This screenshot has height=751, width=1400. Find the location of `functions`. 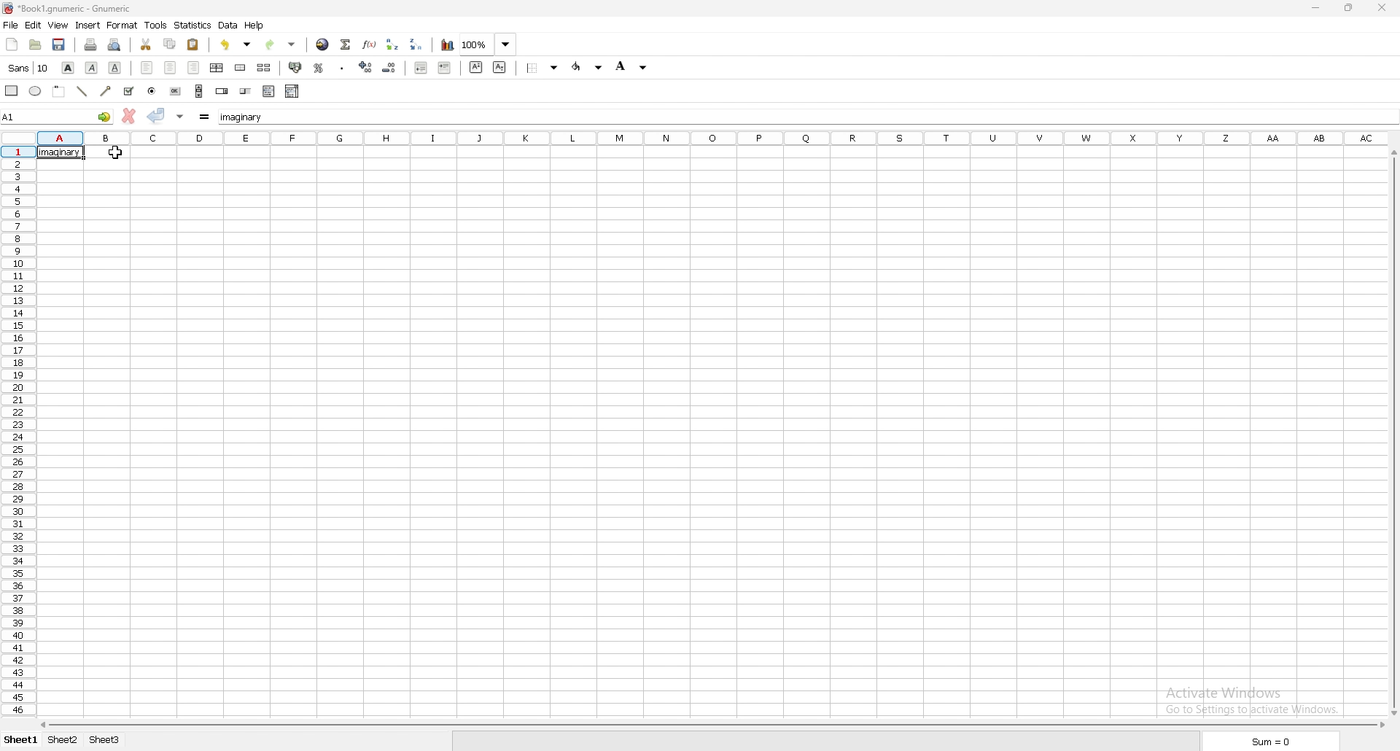

functions is located at coordinates (369, 44).